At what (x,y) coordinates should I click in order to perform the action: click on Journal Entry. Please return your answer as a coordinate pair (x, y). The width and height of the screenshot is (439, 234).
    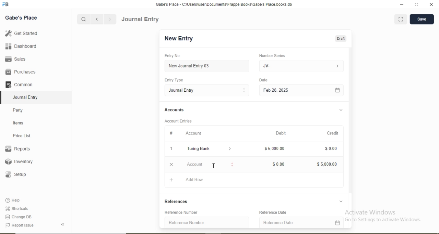
    Looking at the image, I should click on (26, 97).